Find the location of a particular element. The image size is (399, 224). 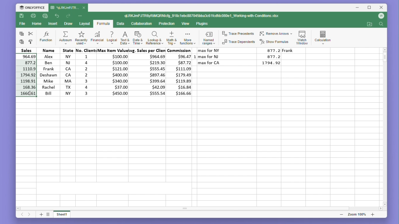

Print file is located at coordinates (33, 16).